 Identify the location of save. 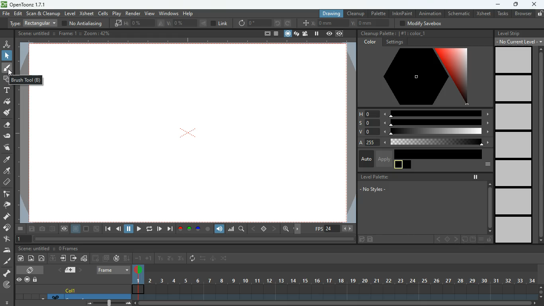
(372, 239).